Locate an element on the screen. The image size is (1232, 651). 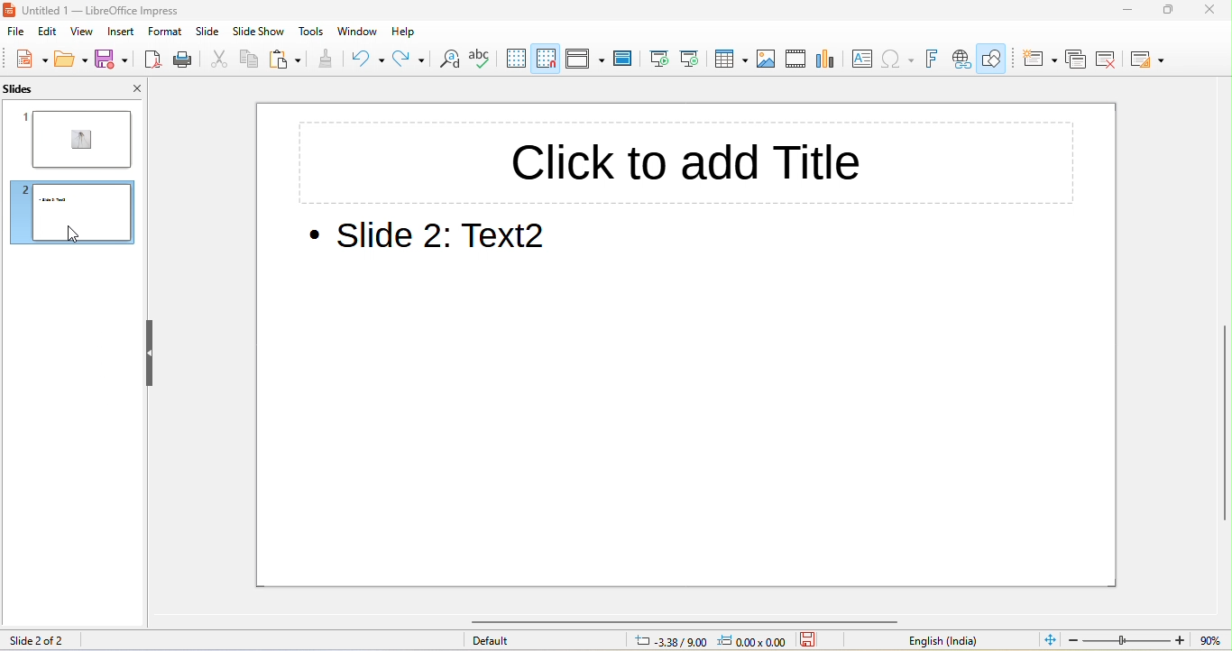
tools is located at coordinates (312, 33).